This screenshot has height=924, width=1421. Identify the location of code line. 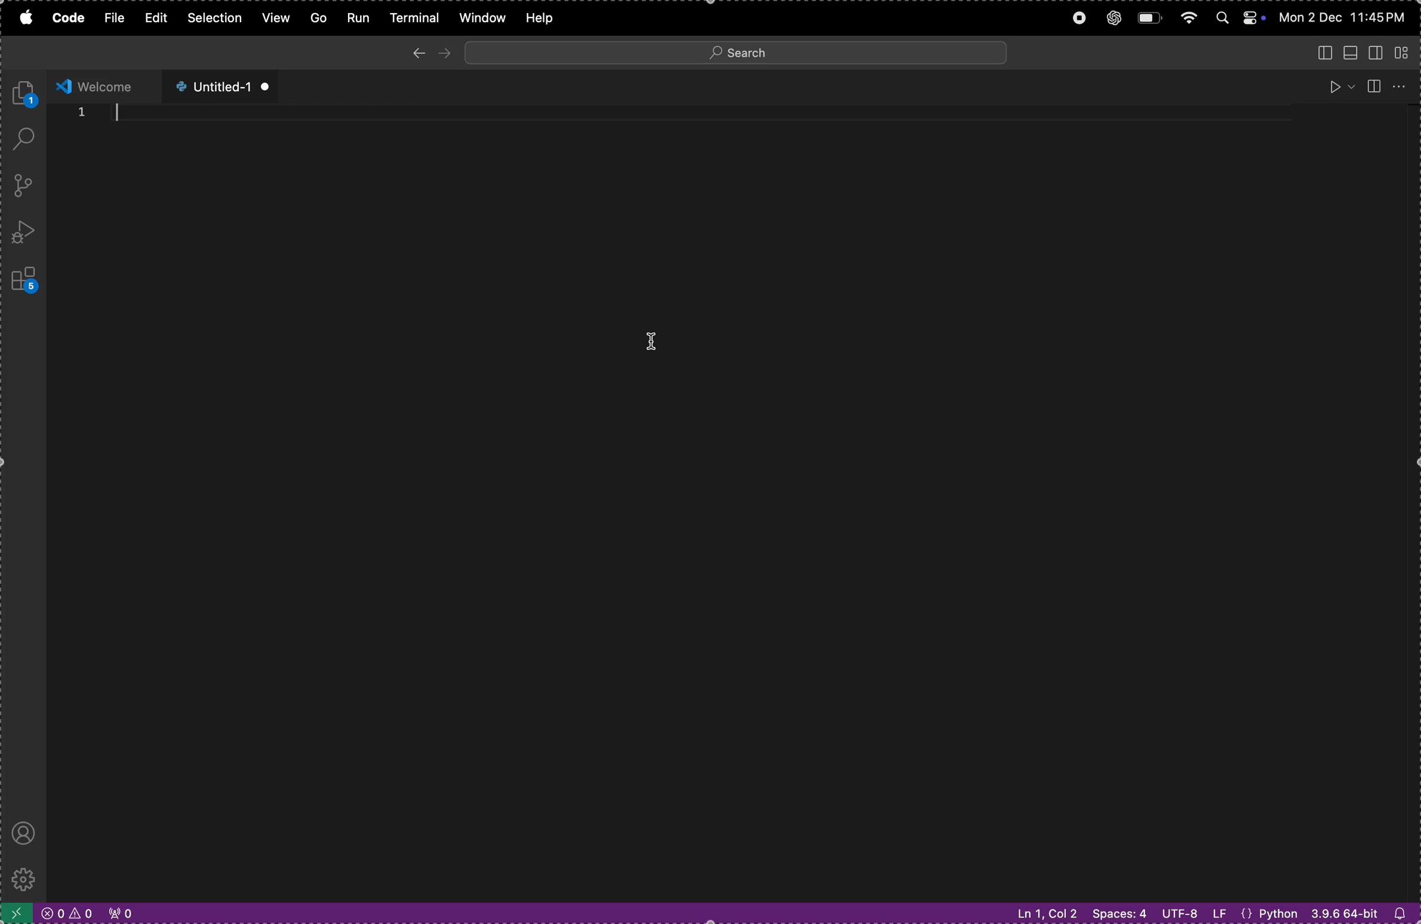
(699, 112).